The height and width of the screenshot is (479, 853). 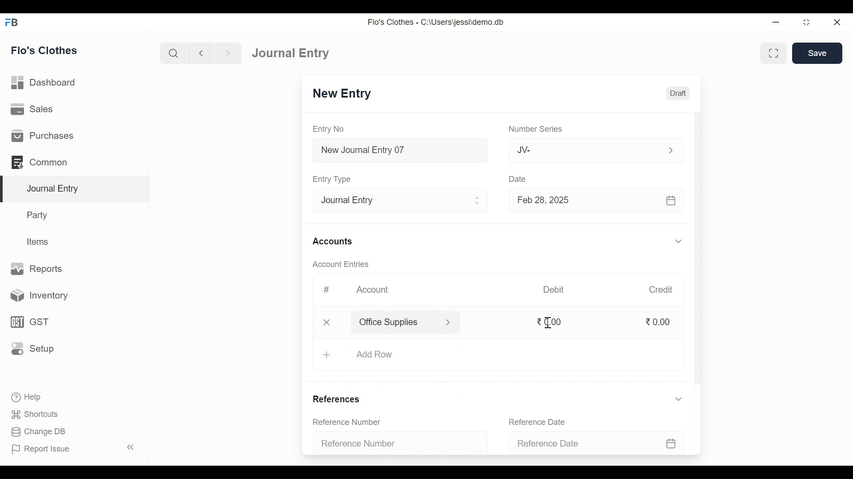 What do you see at coordinates (28, 323) in the screenshot?
I see `GST` at bounding box center [28, 323].